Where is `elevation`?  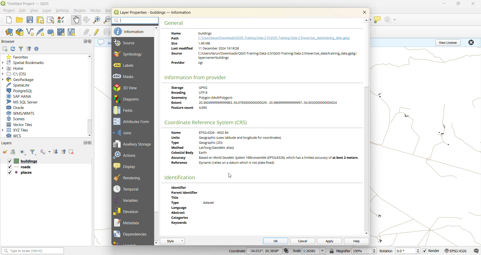
elevation is located at coordinates (130, 211).